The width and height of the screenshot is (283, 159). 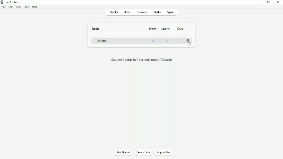 I want to click on 0, so click(x=181, y=41).